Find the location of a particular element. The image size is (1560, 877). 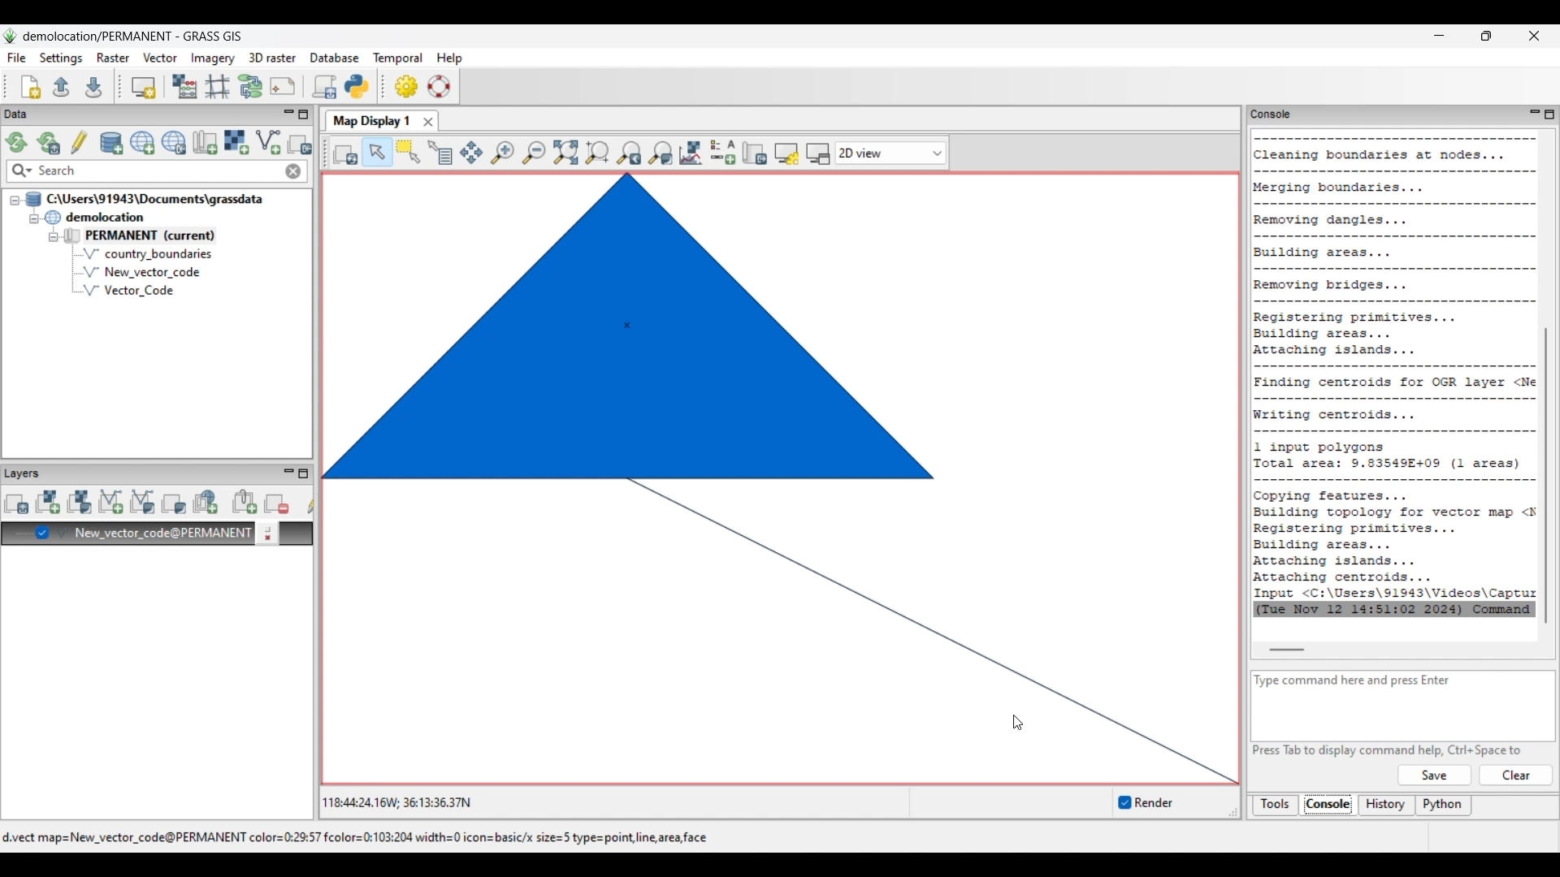

Close interface is located at coordinates (1533, 36).